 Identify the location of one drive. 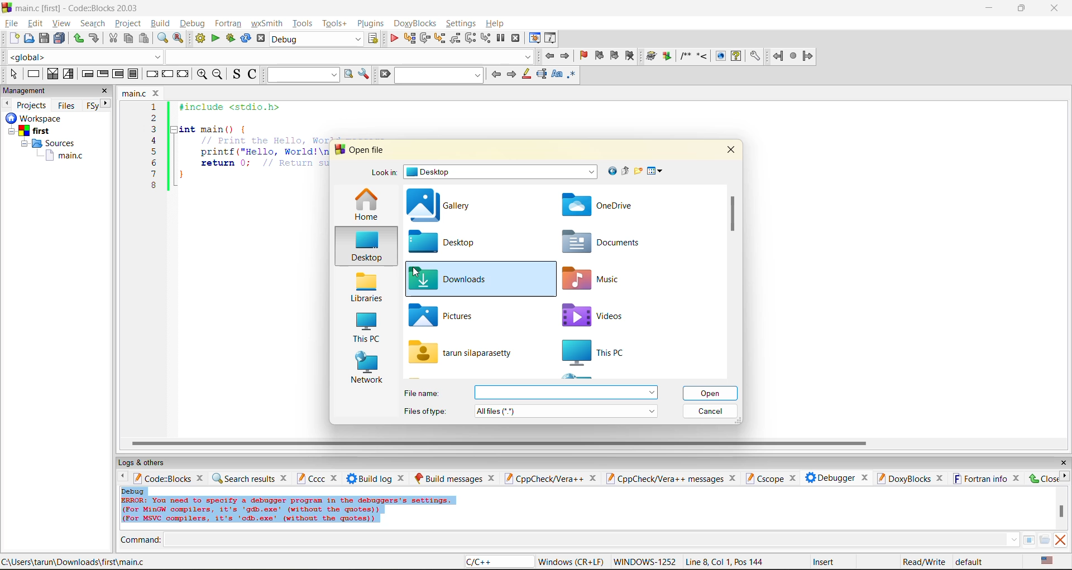
(600, 206).